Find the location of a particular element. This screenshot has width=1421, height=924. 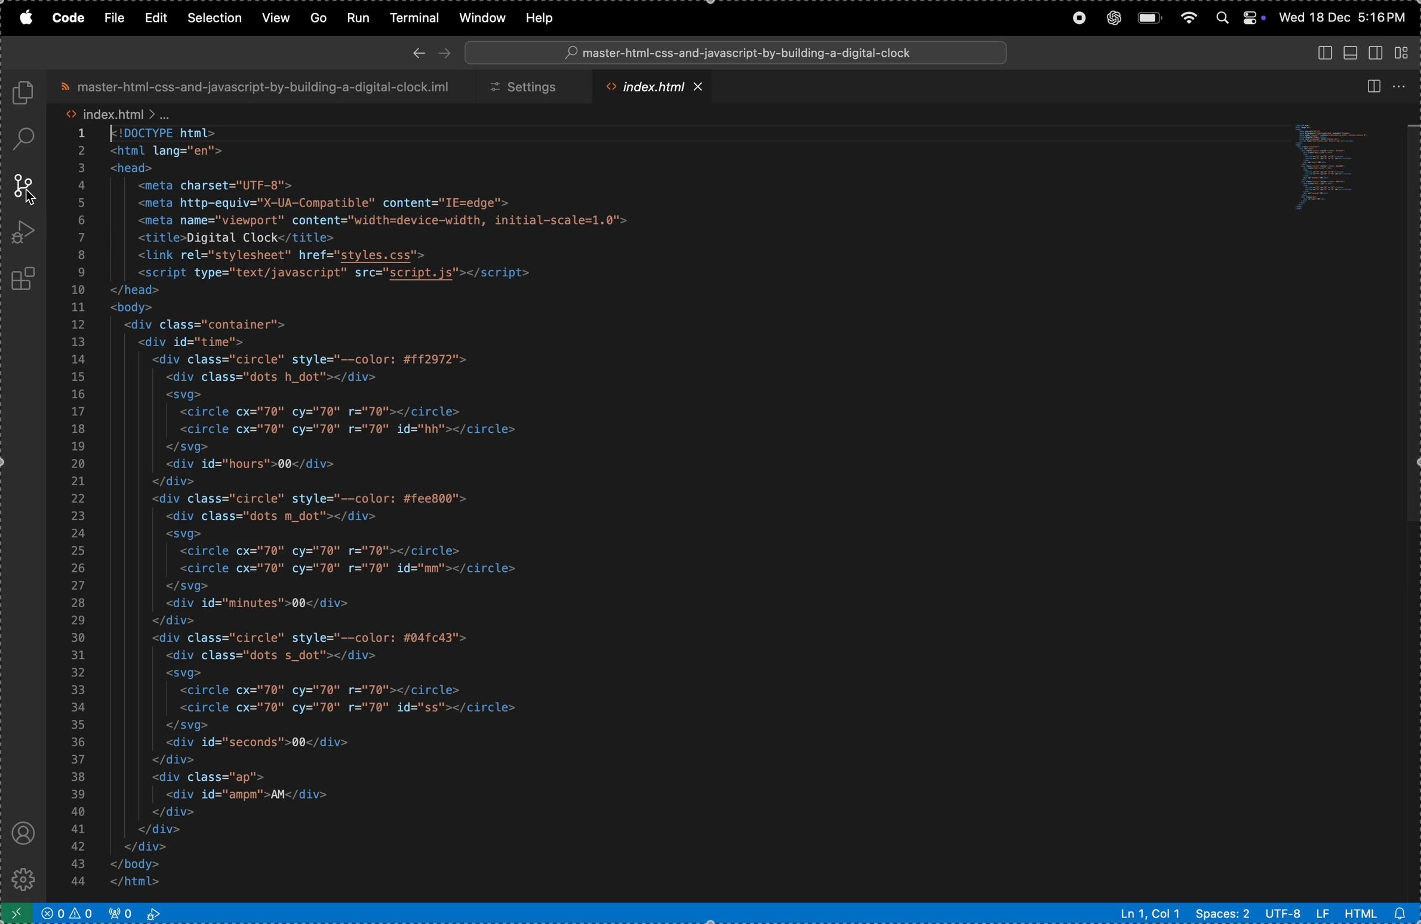

file is located at coordinates (116, 18).